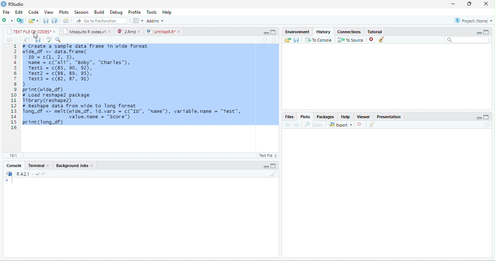 Image resolution: width=495 pixels, height=261 pixels. I want to click on UntitledR.R, so click(161, 31).